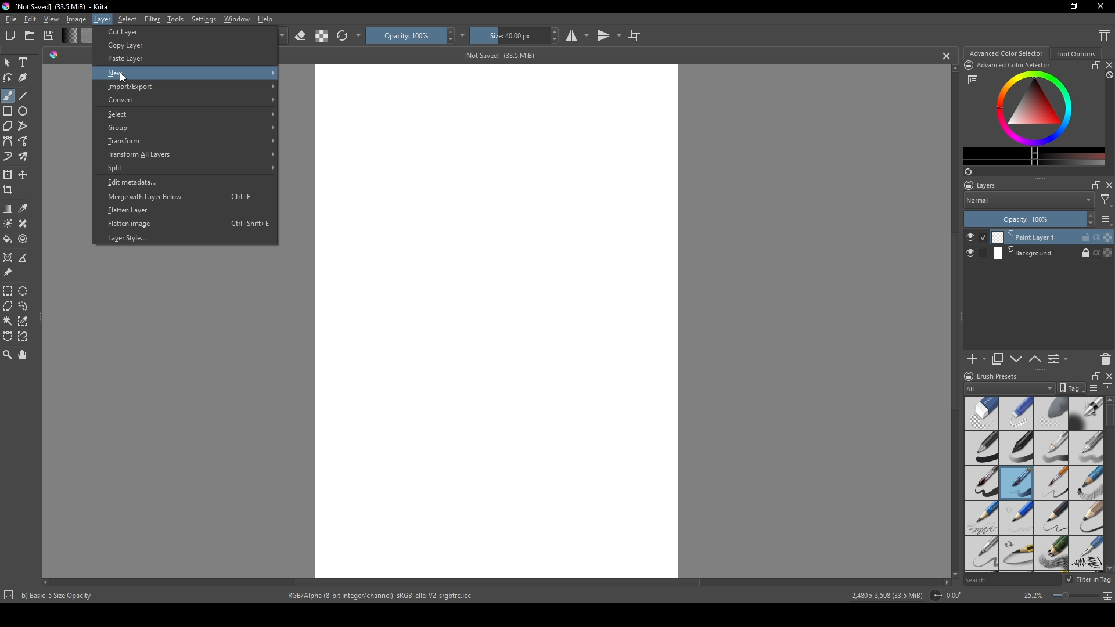  I want to click on Text, so click(25, 63).